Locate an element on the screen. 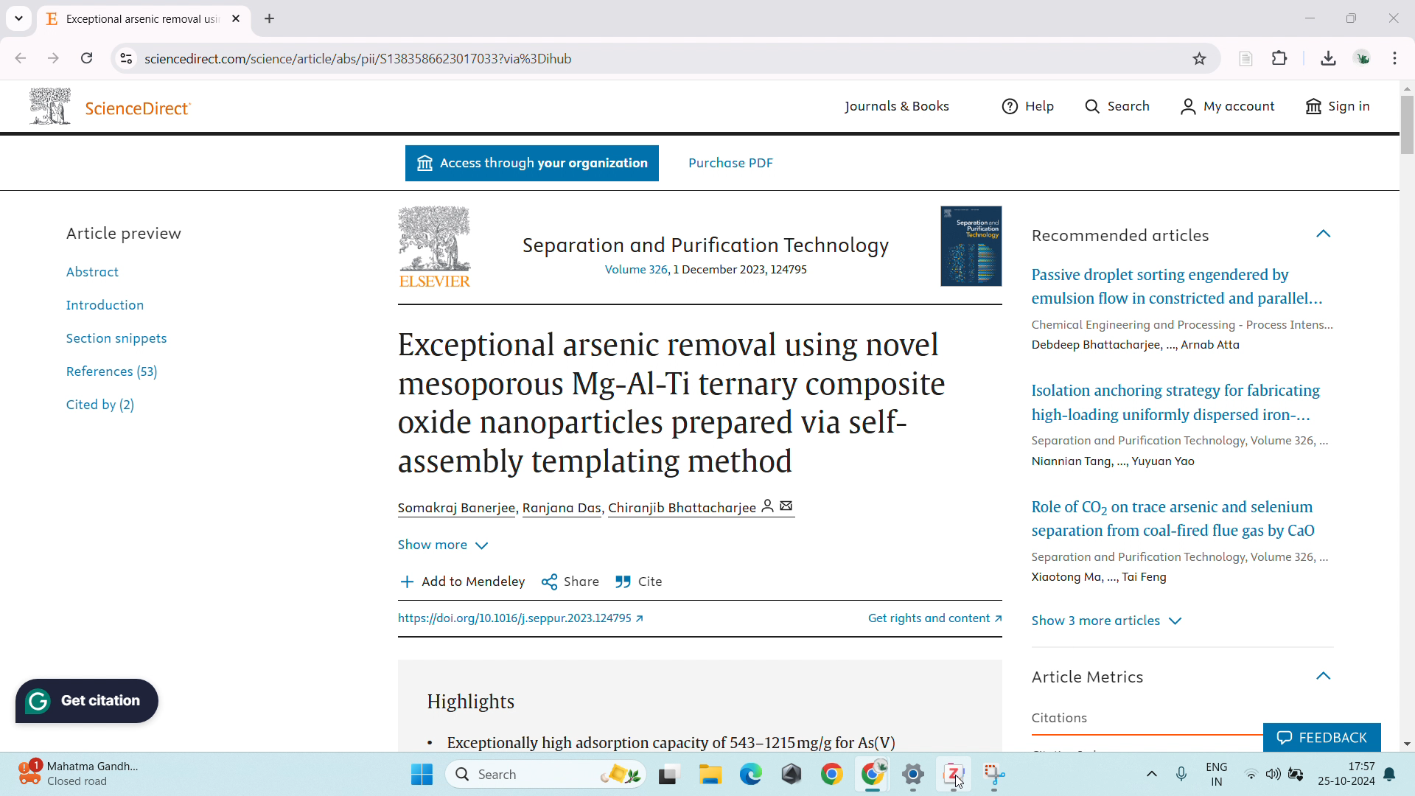 The image size is (1415, 796). Help is located at coordinates (1032, 106).